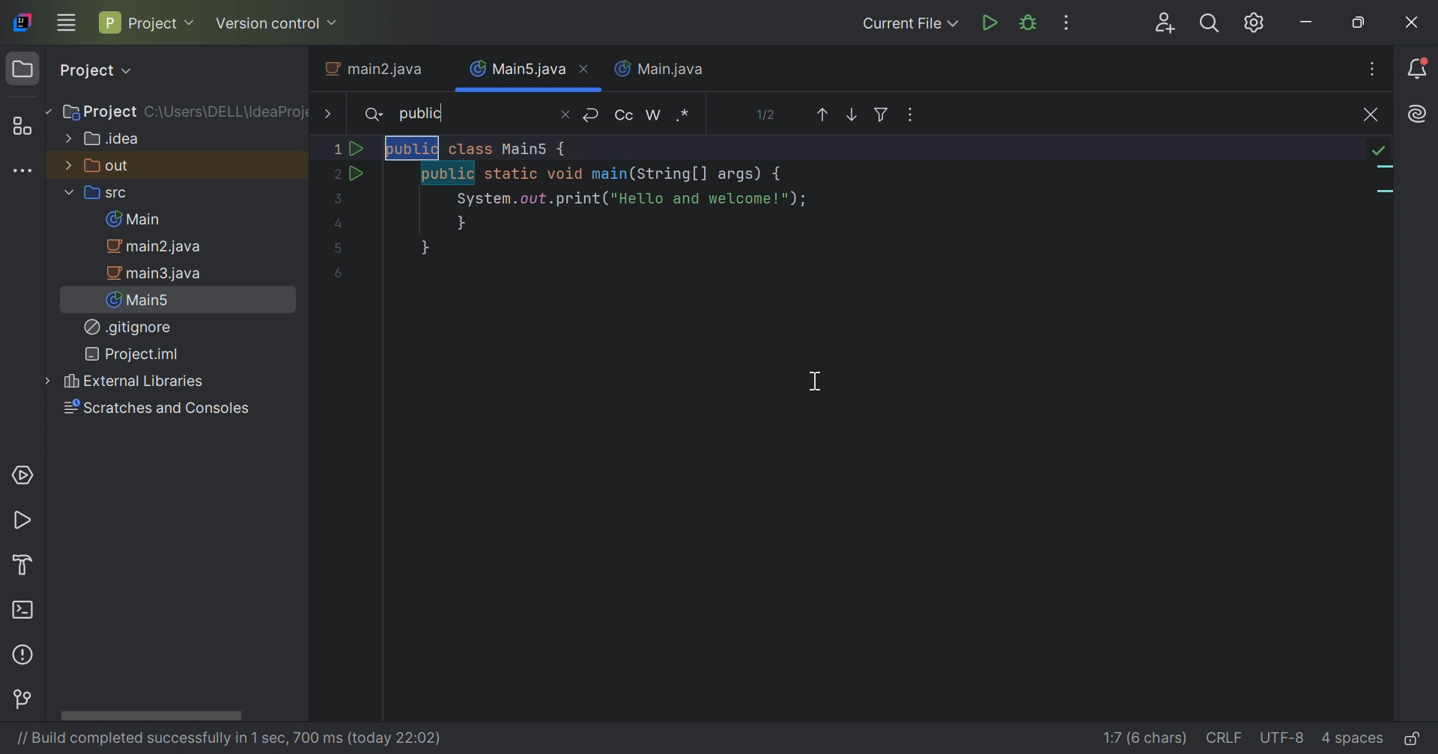  What do you see at coordinates (146, 22) in the screenshot?
I see `Project` at bounding box center [146, 22].